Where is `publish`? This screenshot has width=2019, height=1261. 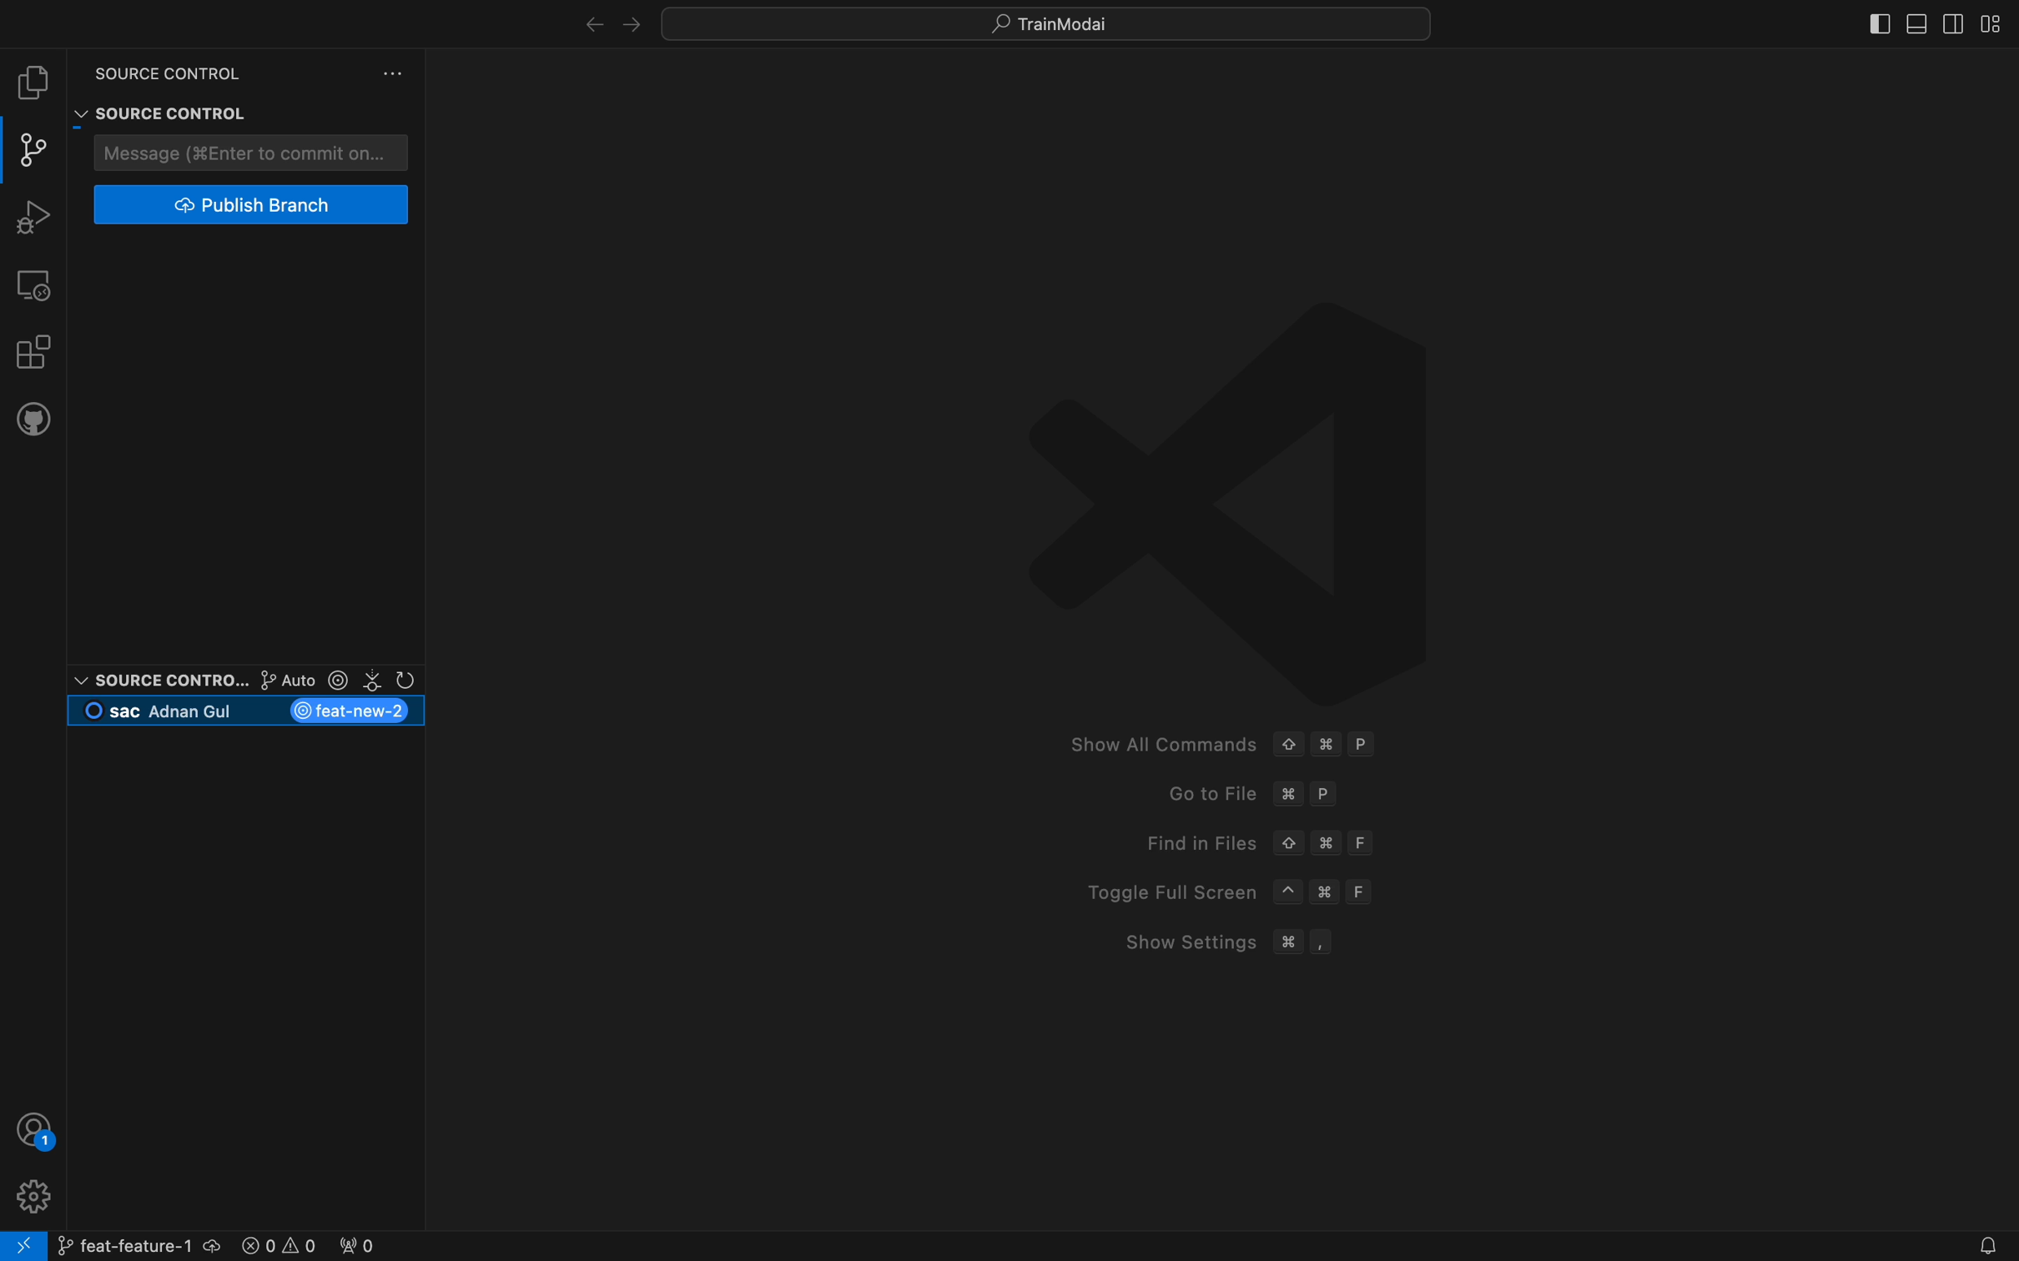
publish is located at coordinates (254, 205).